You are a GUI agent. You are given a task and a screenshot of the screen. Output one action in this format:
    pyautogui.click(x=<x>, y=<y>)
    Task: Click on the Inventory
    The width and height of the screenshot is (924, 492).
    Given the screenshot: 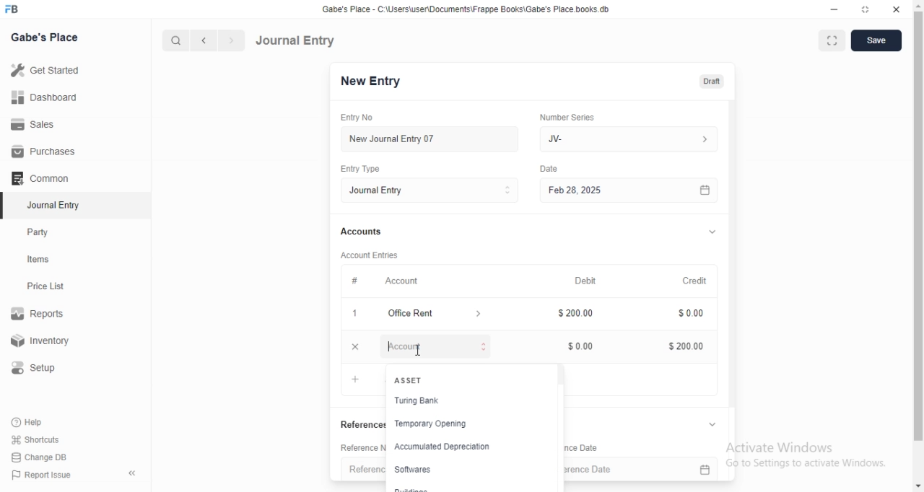 What is the action you would take?
    pyautogui.click(x=43, y=342)
    